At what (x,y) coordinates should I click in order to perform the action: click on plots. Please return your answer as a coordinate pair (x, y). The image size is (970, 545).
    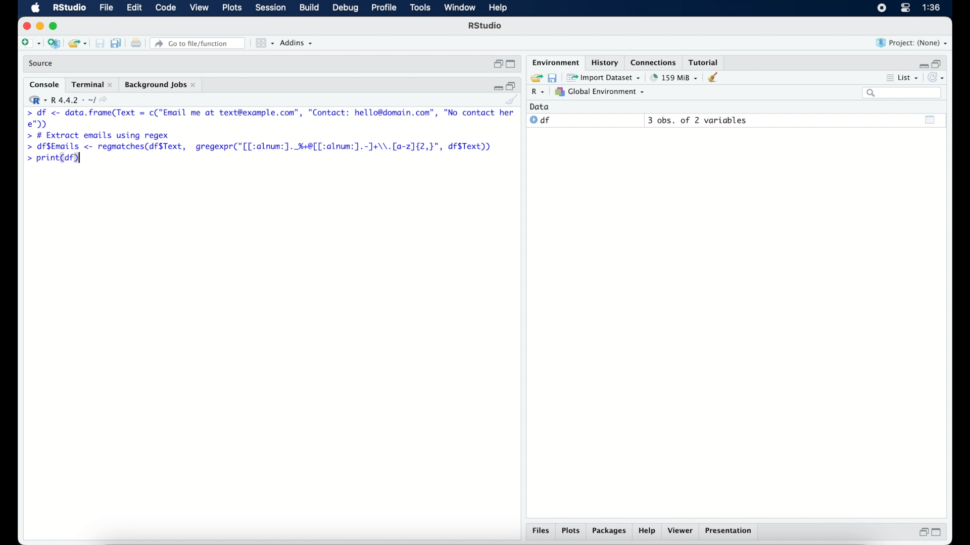
    Looking at the image, I should click on (571, 530).